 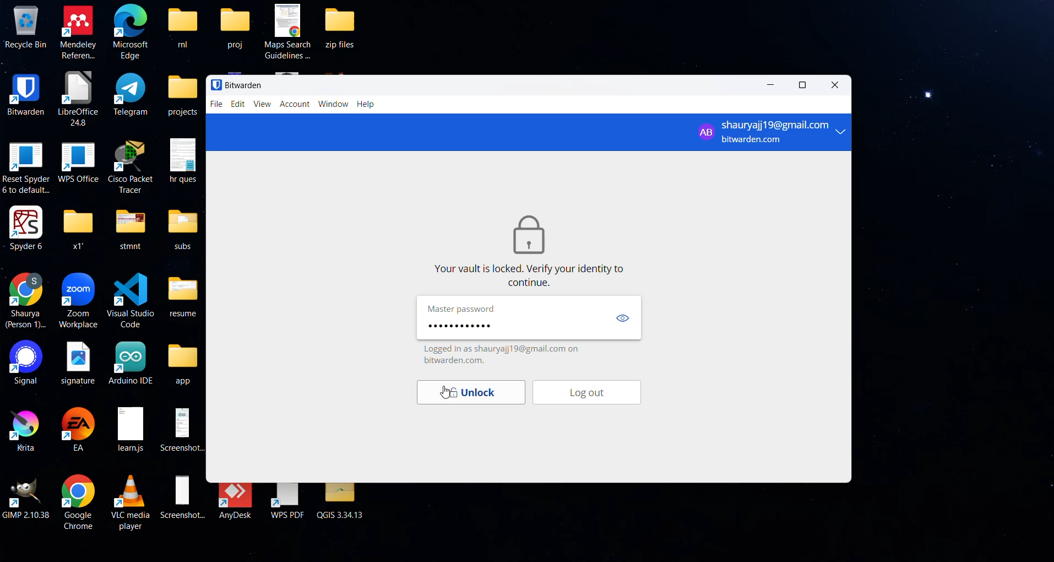 What do you see at coordinates (468, 393) in the screenshot?
I see `Unlock` at bounding box center [468, 393].